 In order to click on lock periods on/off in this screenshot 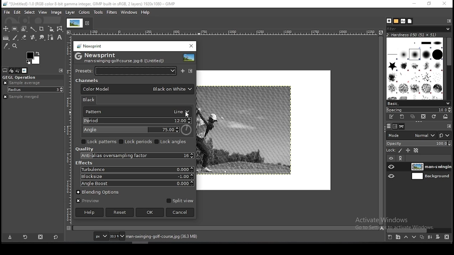, I will do `click(136, 142)`.